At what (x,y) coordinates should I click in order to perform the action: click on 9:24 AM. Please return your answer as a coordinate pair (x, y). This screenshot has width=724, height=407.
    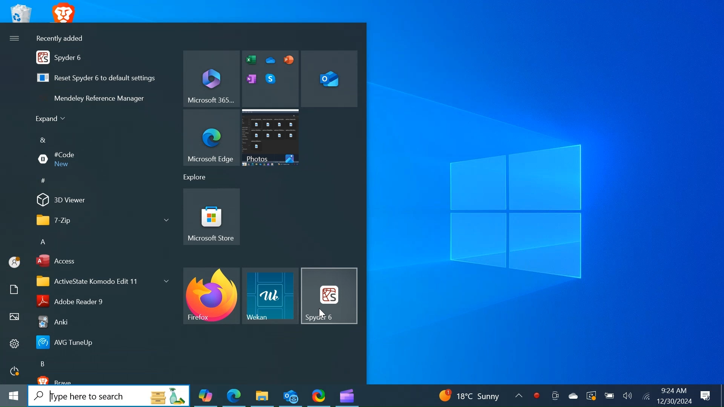
    Looking at the image, I should click on (673, 391).